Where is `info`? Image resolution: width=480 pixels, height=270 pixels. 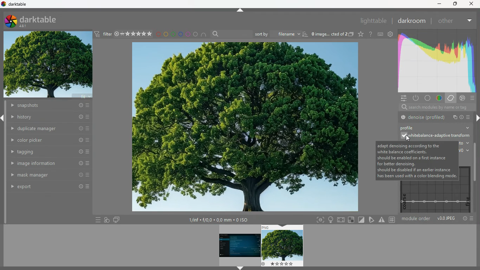
info is located at coordinates (465, 219).